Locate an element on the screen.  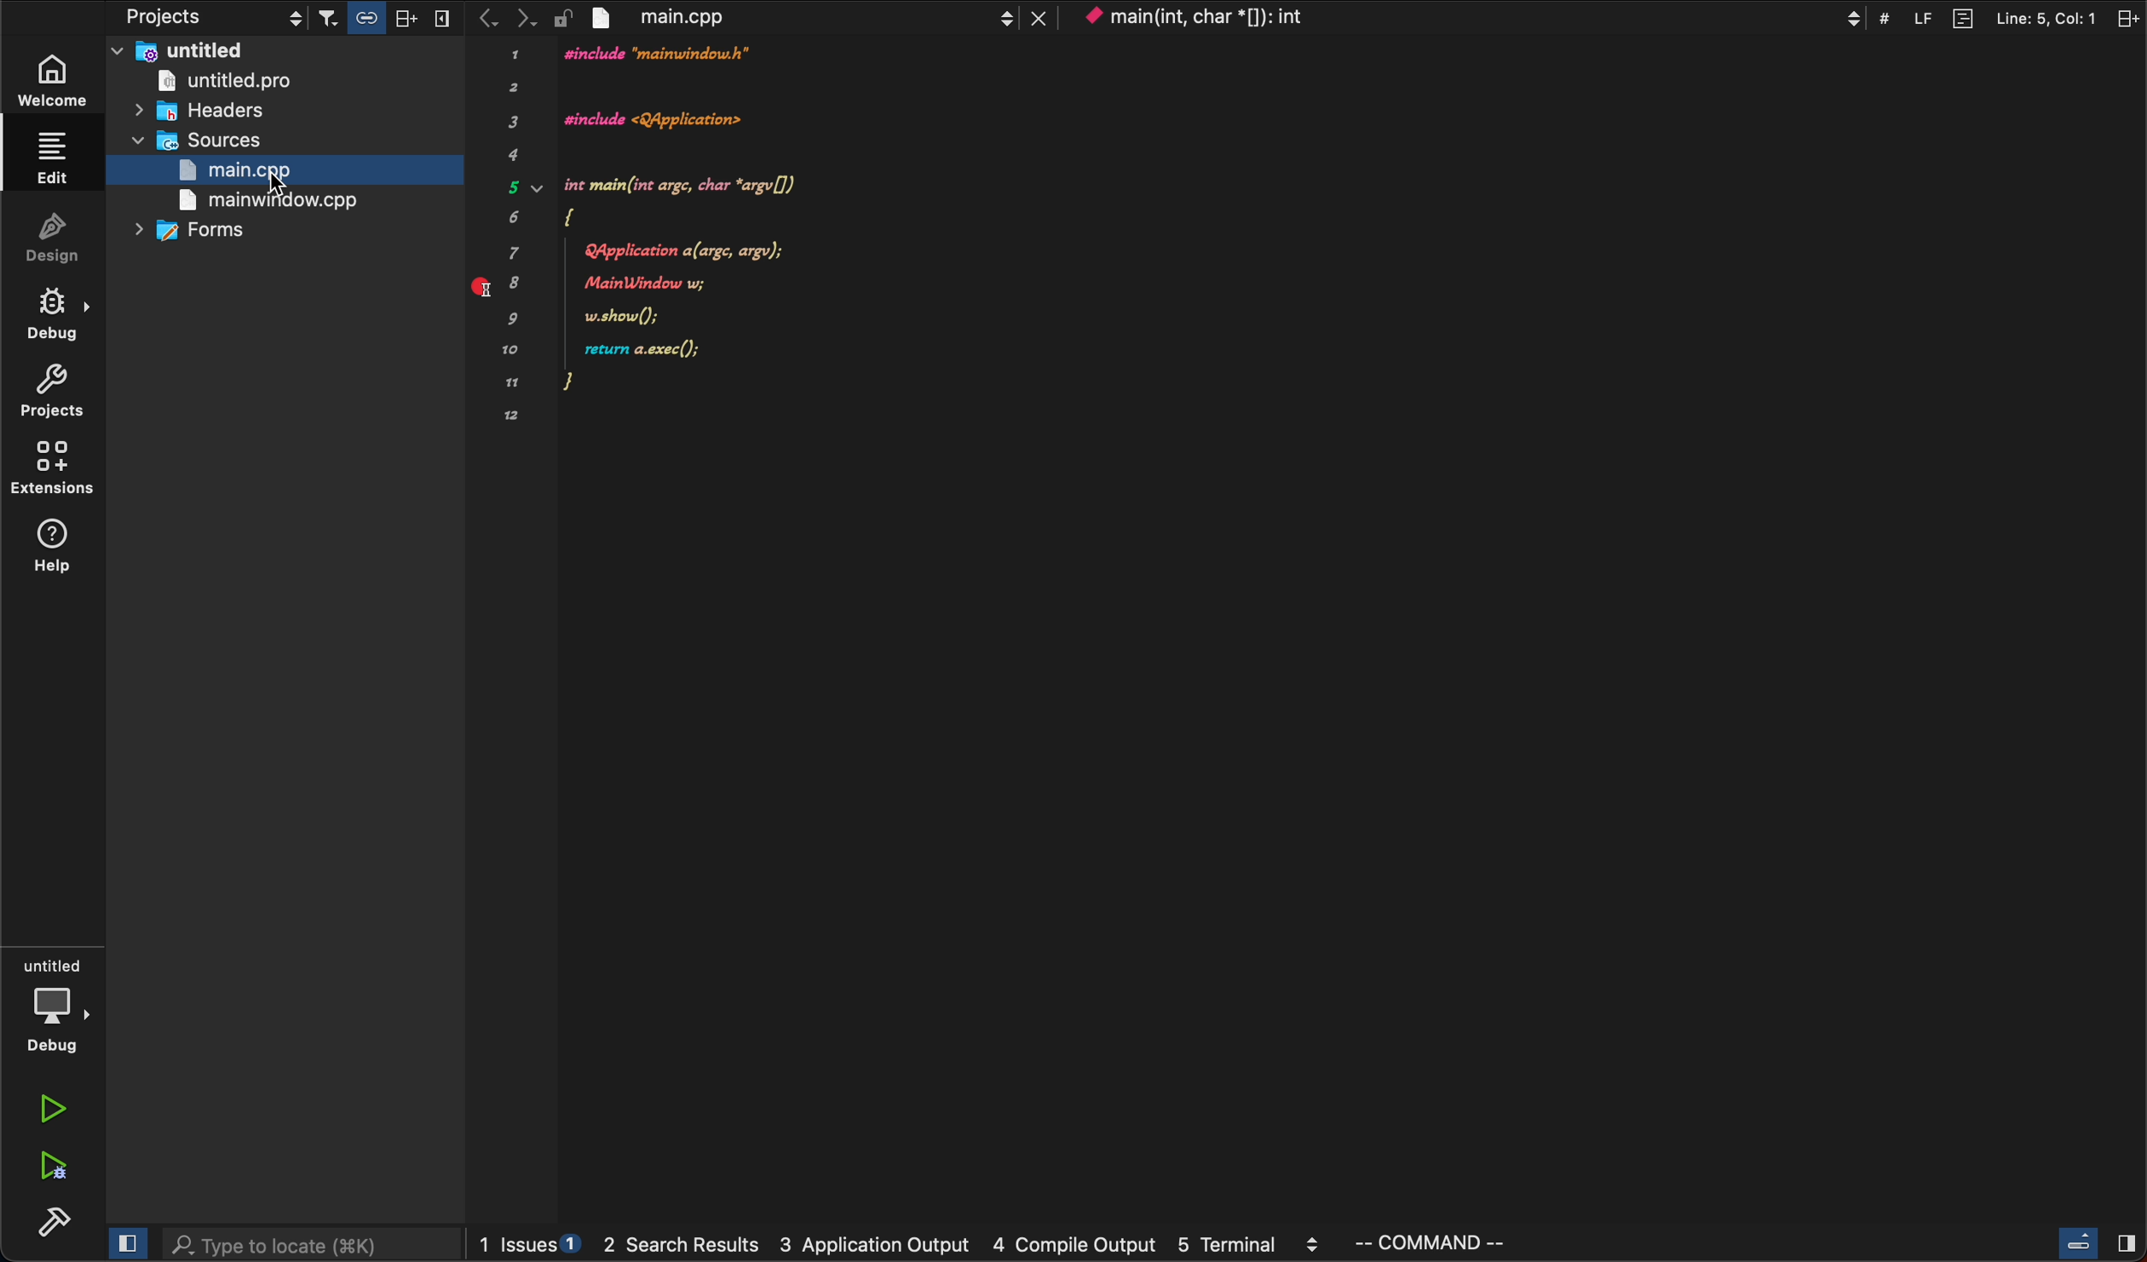
projects is located at coordinates (57, 391).